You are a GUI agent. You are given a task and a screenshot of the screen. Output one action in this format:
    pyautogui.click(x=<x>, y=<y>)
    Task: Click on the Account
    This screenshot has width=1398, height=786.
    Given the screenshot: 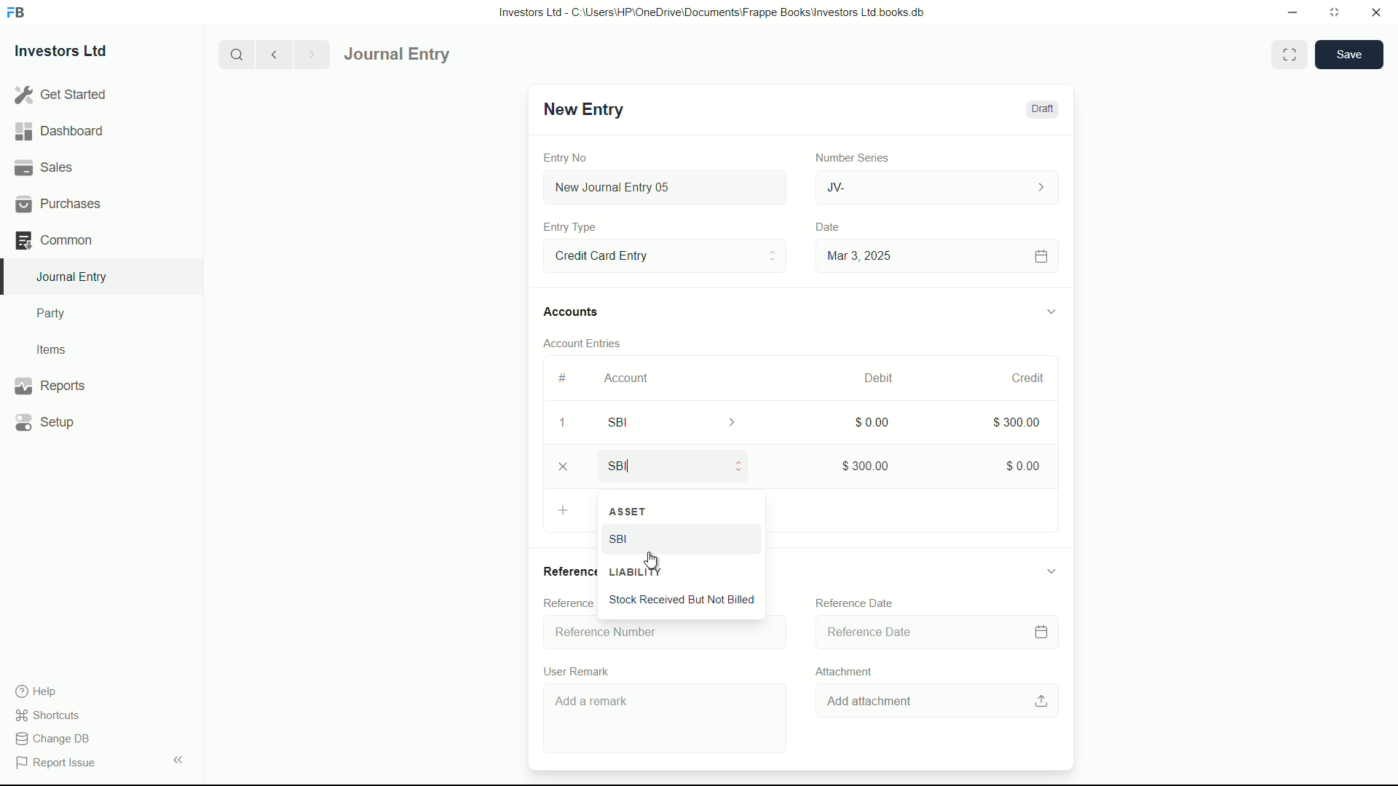 What is the action you would take?
    pyautogui.click(x=627, y=378)
    